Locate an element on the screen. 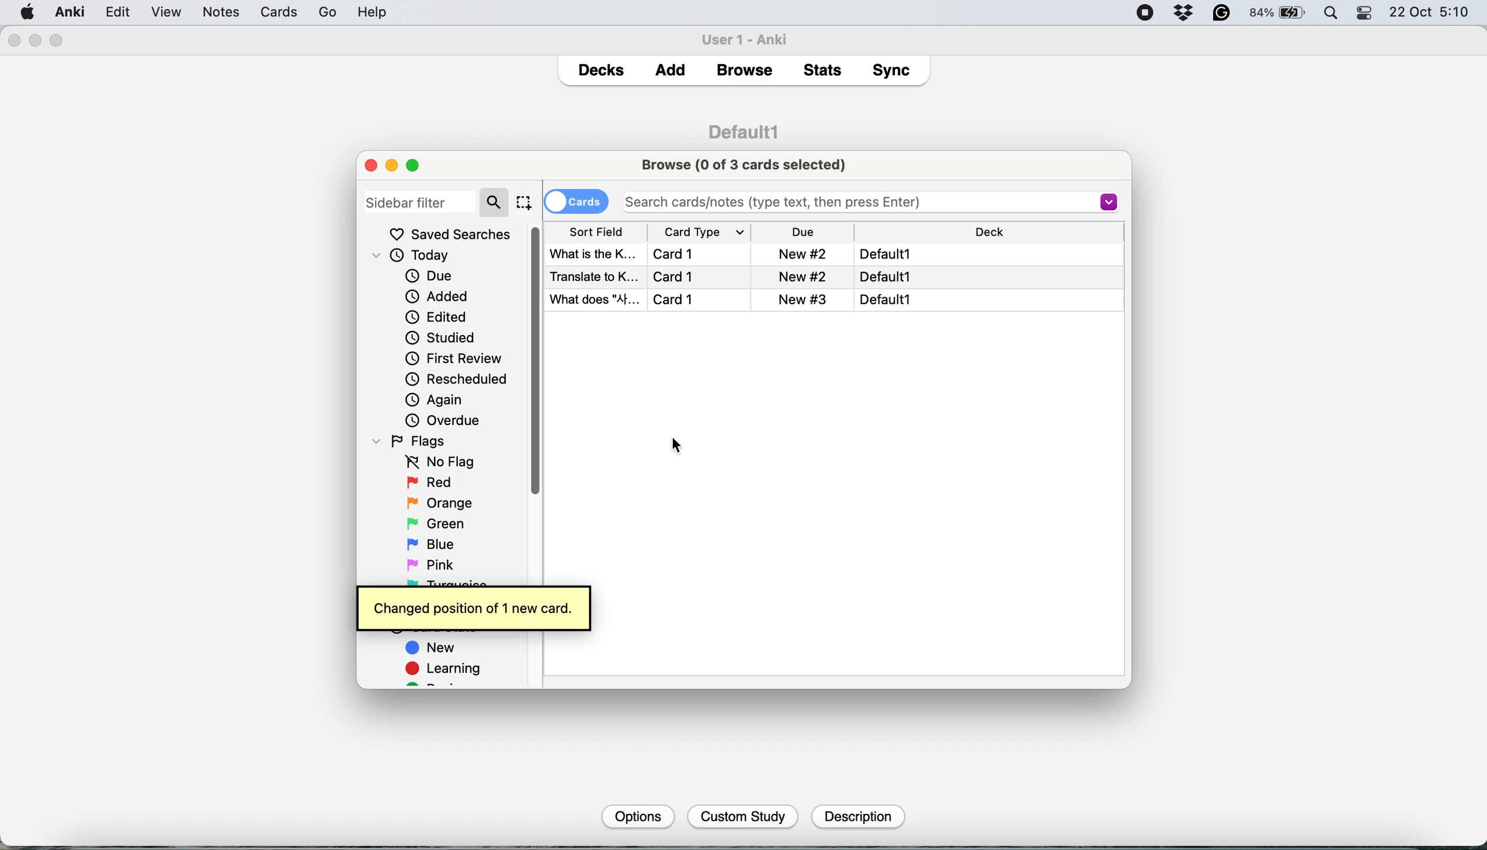 The image size is (1487, 850). system logo is located at coordinates (28, 11).